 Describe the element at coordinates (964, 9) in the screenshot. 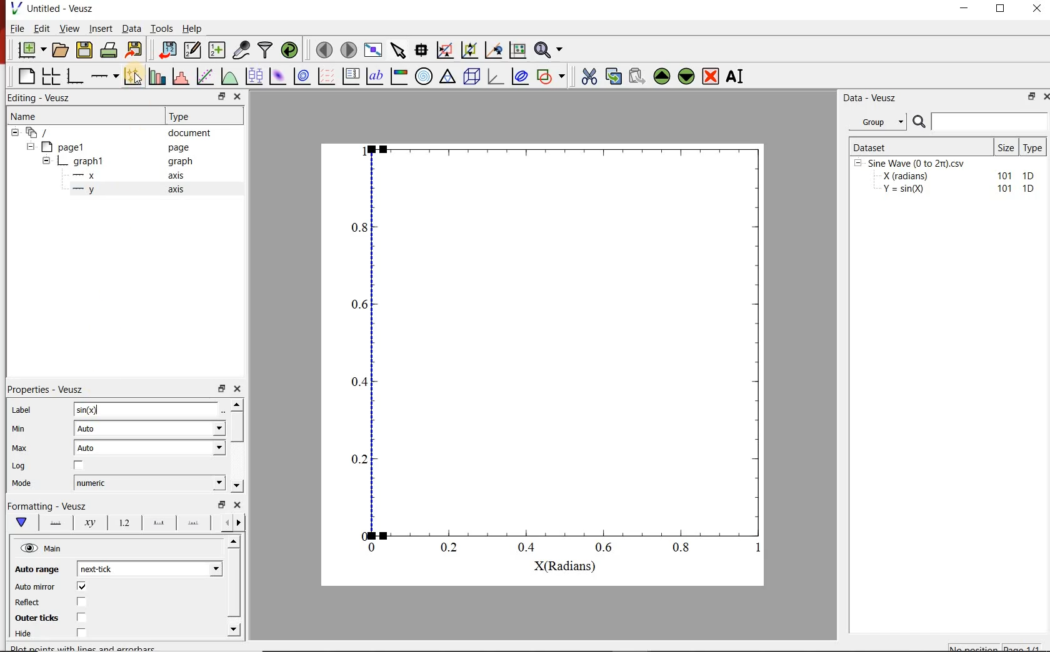

I see `Minimize` at that location.